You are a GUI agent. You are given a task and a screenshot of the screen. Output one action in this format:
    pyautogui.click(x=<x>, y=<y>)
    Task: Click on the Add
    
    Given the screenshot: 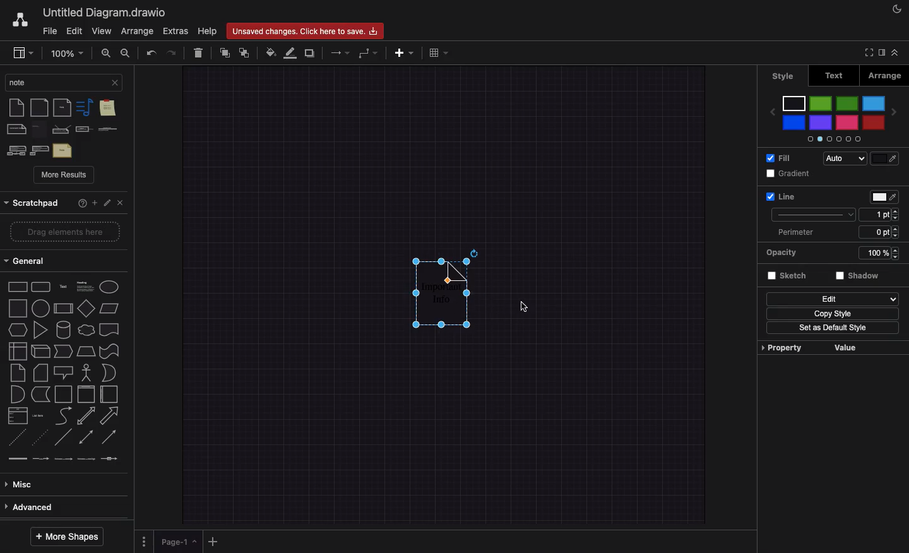 What is the action you would take?
    pyautogui.click(x=407, y=52)
    